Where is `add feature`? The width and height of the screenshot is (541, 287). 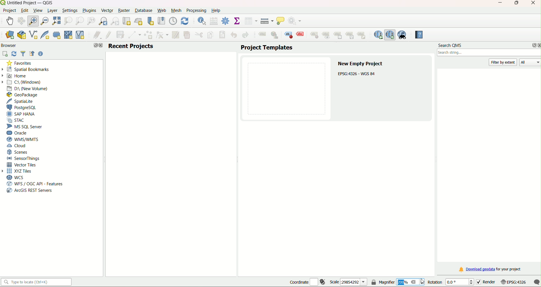
add feature is located at coordinates (148, 35).